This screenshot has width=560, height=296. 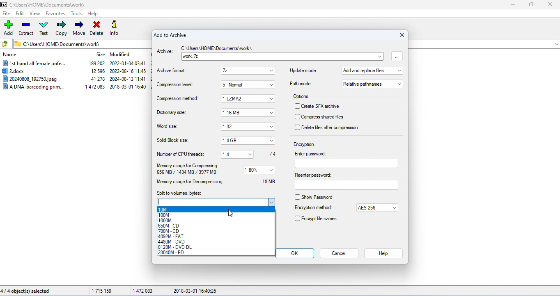 I want to click on 1715159, so click(x=102, y=291).